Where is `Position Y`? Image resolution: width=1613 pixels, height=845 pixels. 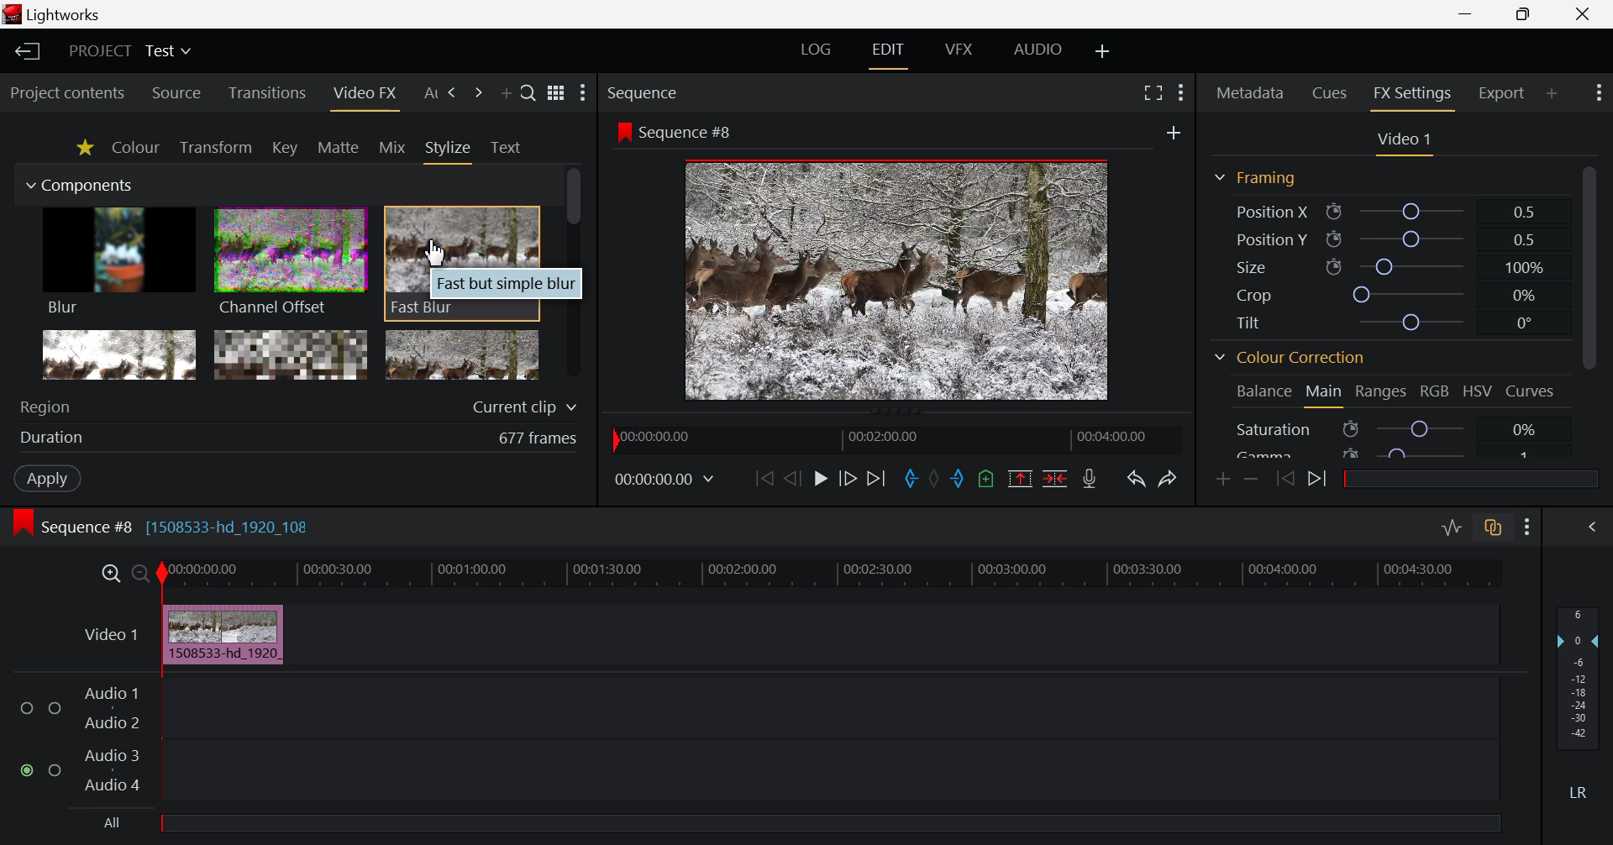 Position Y is located at coordinates (1391, 239).